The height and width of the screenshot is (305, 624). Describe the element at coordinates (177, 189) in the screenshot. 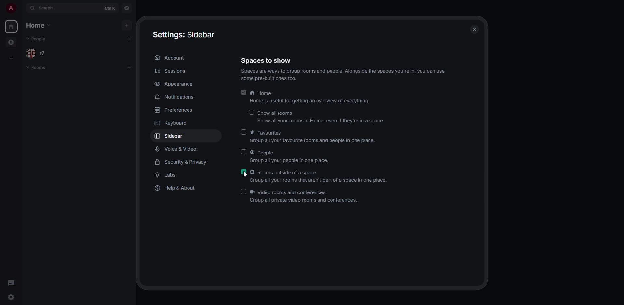

I see `help & about` at that location.